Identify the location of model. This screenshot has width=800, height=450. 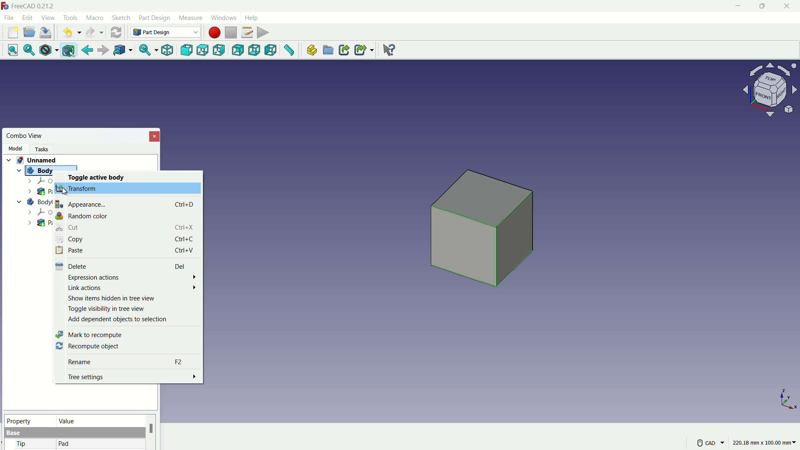
(15, 148).